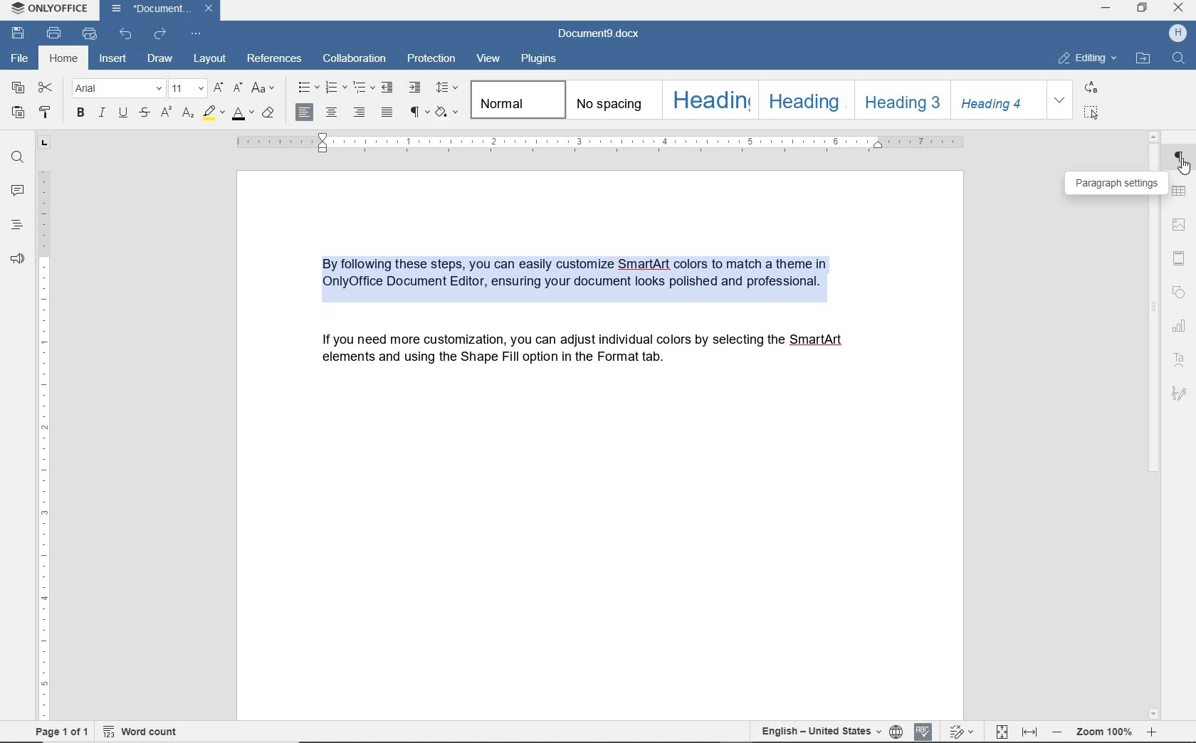 Image resolution: width=1196 pixels, height=743 pixels. Describe the element at coordinates (19, 56) in the screenshot. I see `file` at that location.